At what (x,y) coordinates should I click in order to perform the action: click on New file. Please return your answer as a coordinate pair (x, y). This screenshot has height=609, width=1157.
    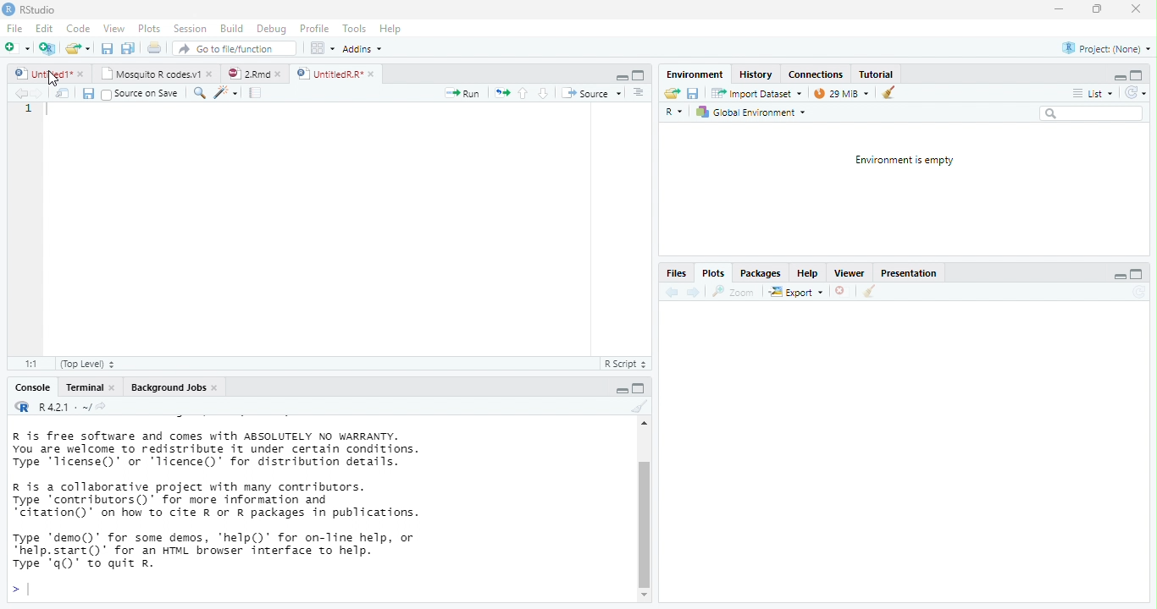
    Looking at the image, I should click on (16, 48).